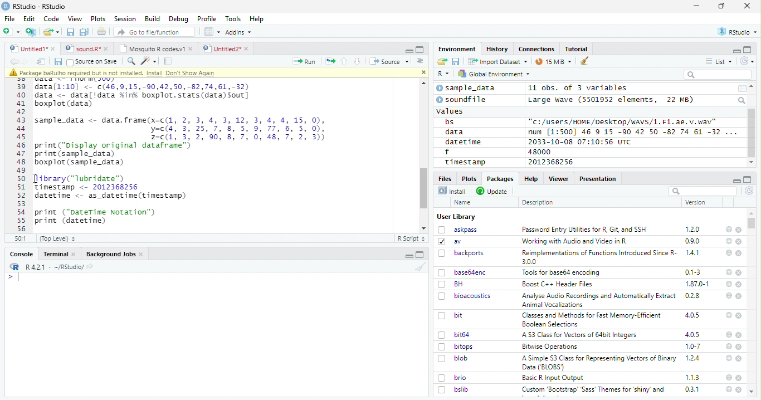 The height and width of the screenshot is (400, 761). What do you see at coordinates (593, 391) in the screenshot?
I see `Custom ‘Bootstrap’ ‘Sass’ Themes for ‘shiny’ and` at bounding box center [593, 391].